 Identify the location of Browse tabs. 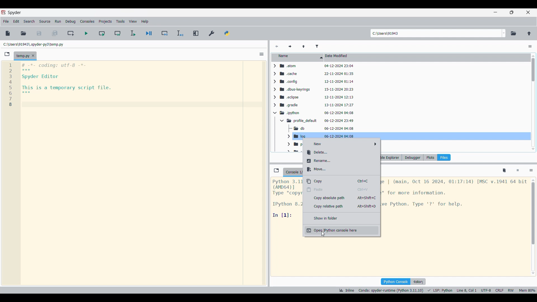
(276, 170).